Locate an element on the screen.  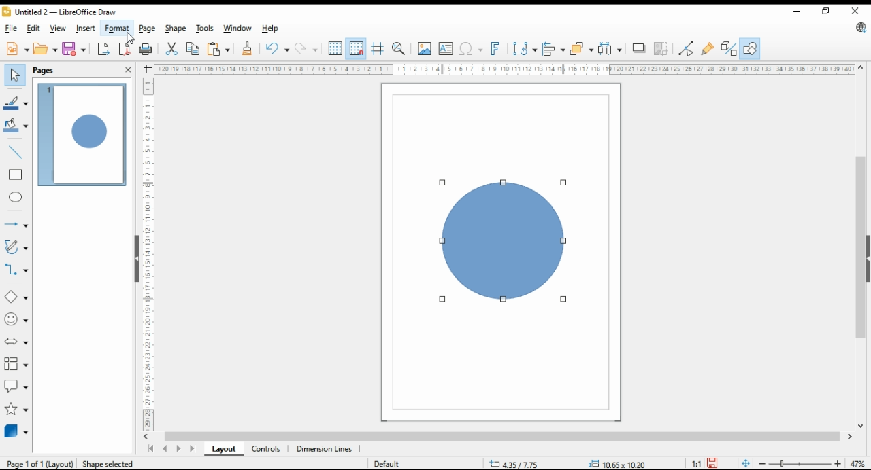
crop is located at coordinates (661, 49).